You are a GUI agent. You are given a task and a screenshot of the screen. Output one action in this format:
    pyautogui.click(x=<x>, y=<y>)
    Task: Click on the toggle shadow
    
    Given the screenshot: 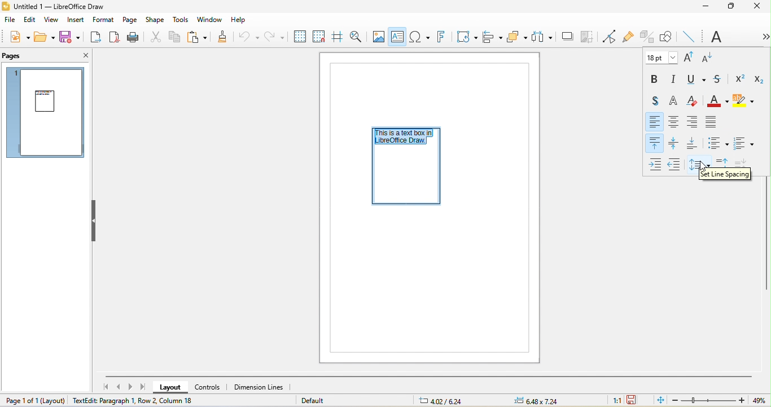 What is the action you would take?
    pyautogui.click(x=652, y=99)
    